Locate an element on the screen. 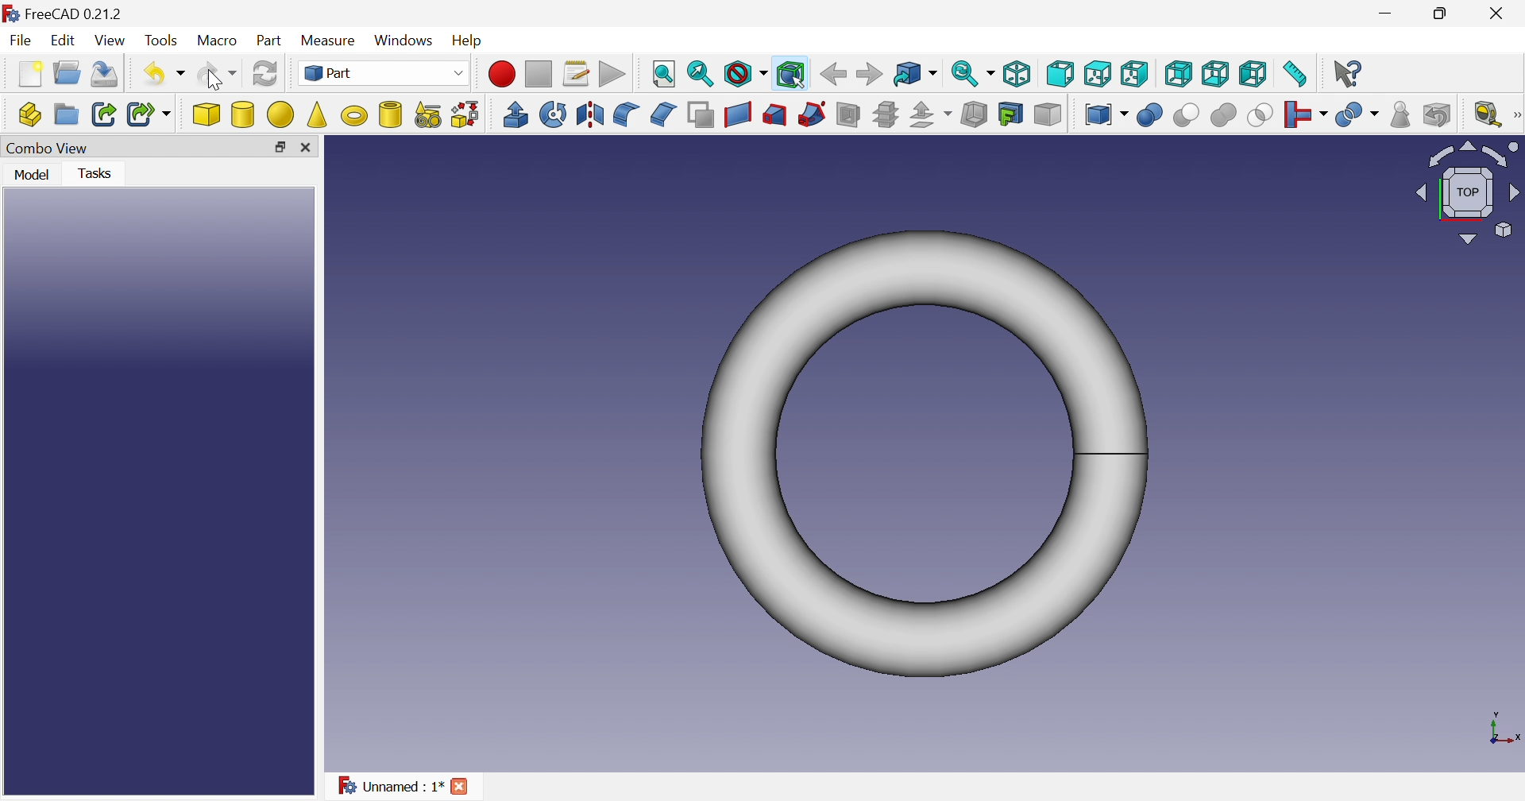  Close is located at coordinates (307, 149).